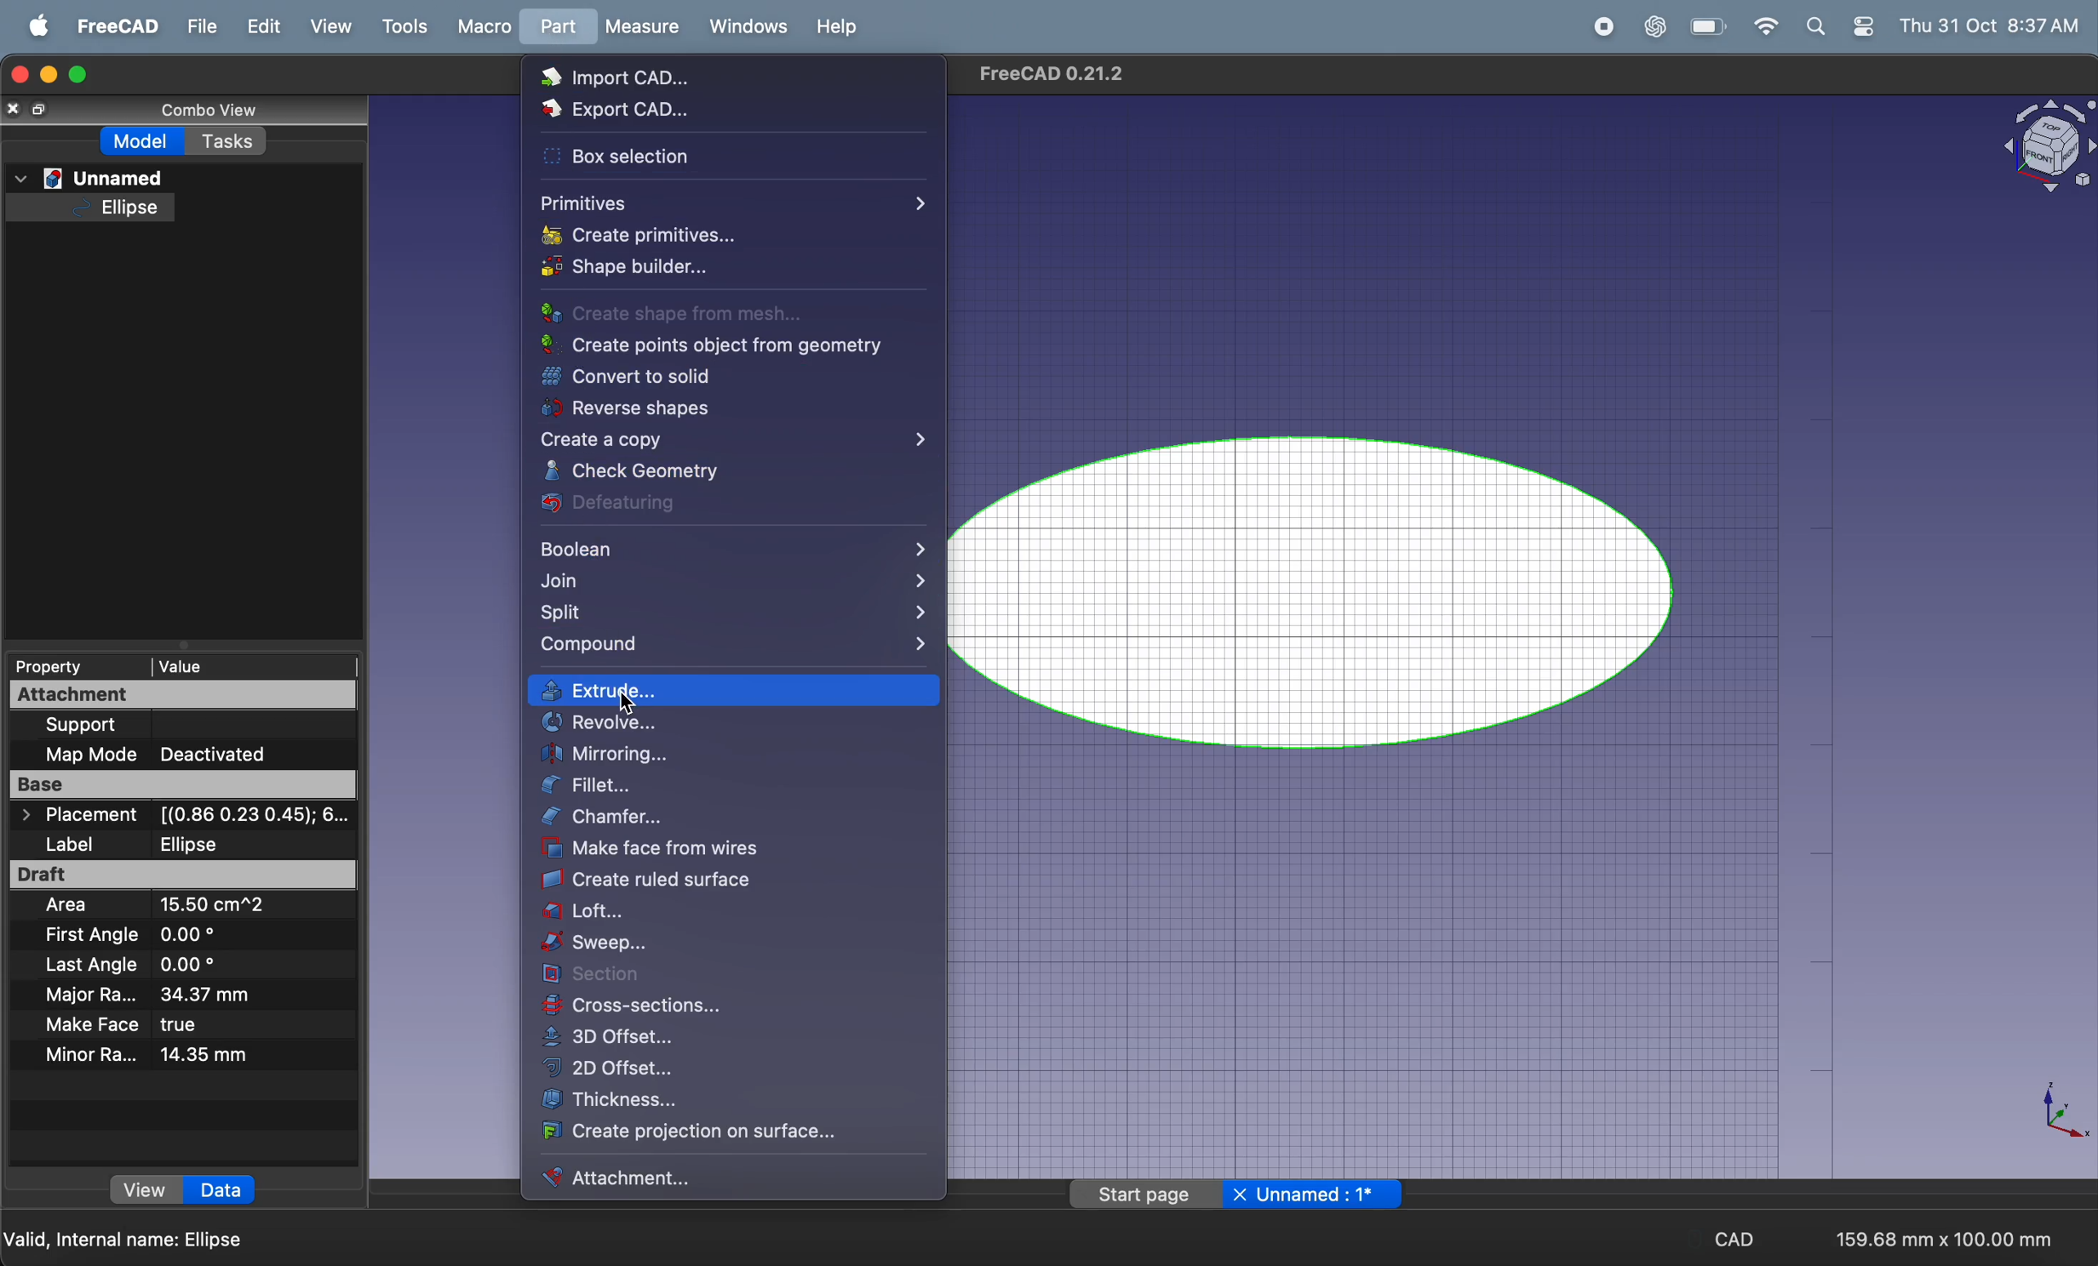 The width and height of the screenshot is (2098, 1266). What do you see at coordinates (146, 1025) in the screenshot?
I see `make face` at bounding box center [146, 1025].